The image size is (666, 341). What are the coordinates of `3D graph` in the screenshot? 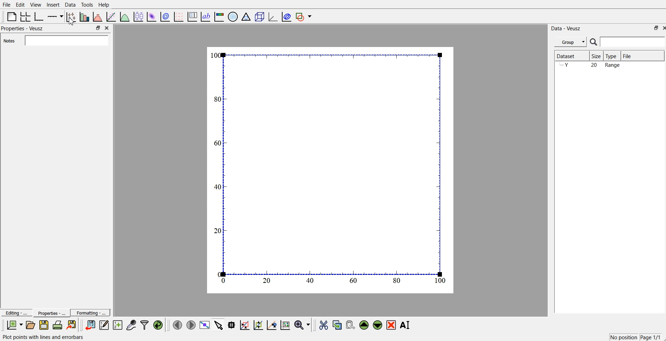 It's located at (272, 16).